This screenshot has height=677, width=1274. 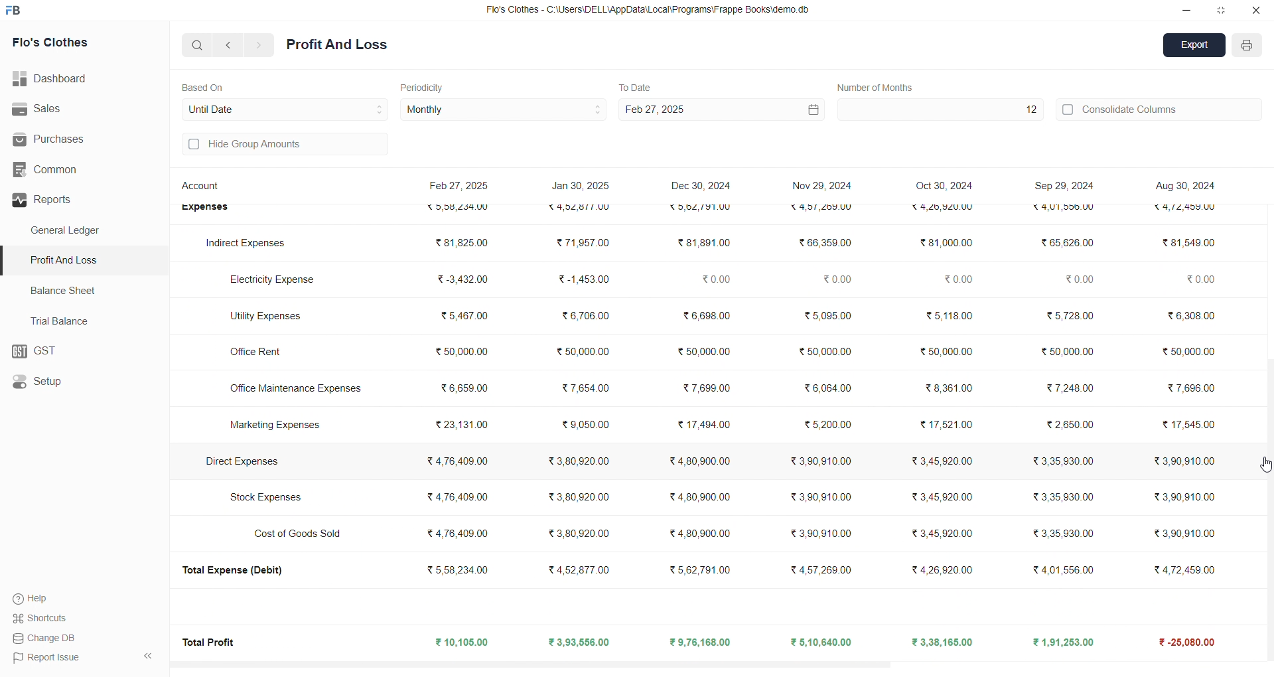 I want to click on ₹ 3,45,920.00, so click(x=941, y=496).